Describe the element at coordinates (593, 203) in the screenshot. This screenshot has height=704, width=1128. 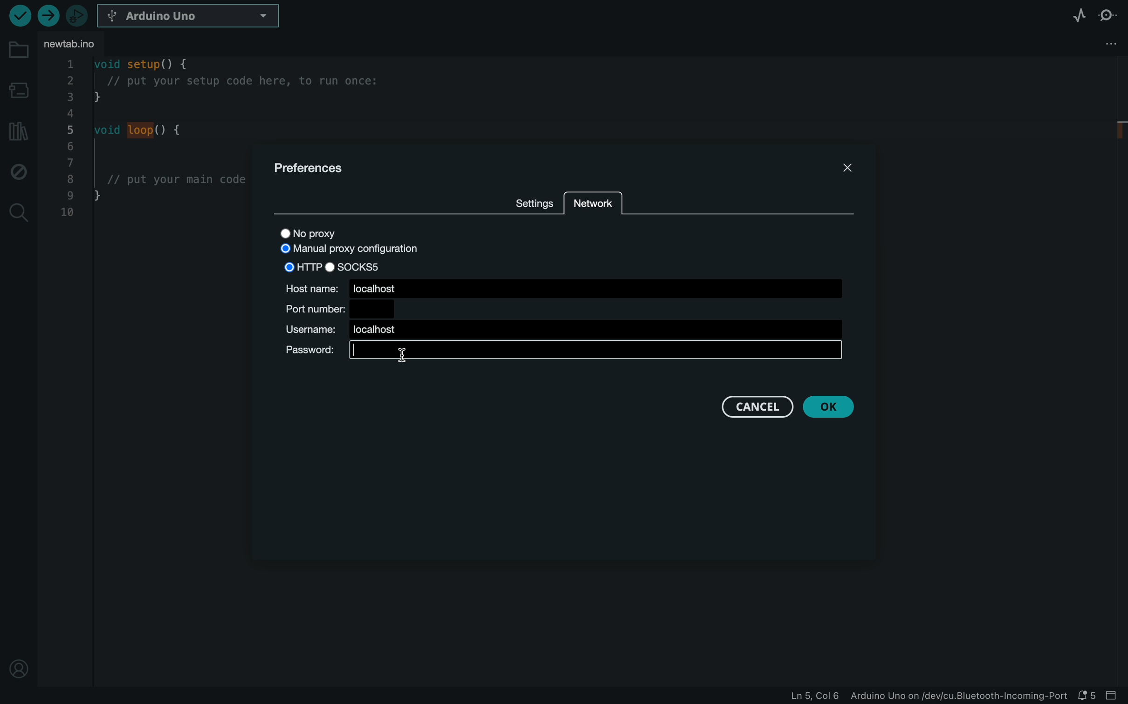
I see `NETWORK` at that location.